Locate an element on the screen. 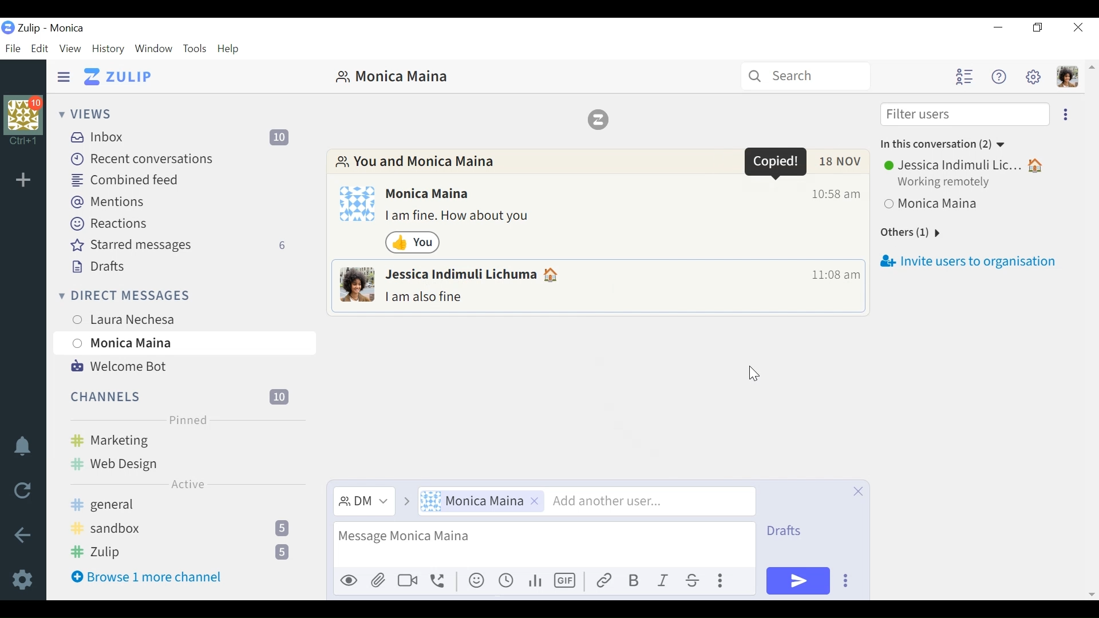 Image resolution: width=1099 pixels, height=618 pixels. Ellipsis is located at coordinates (724, 583).